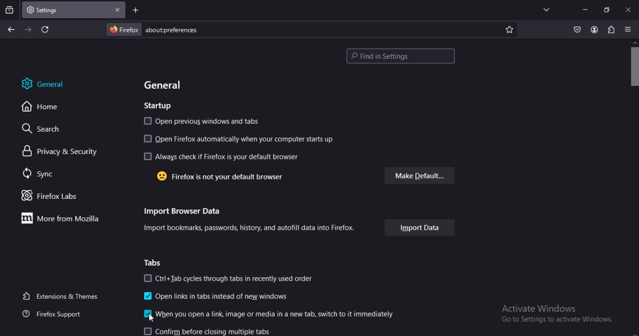 This screenshot has width=639, height=336. I want to click on privacy & security, so click(61, 152).